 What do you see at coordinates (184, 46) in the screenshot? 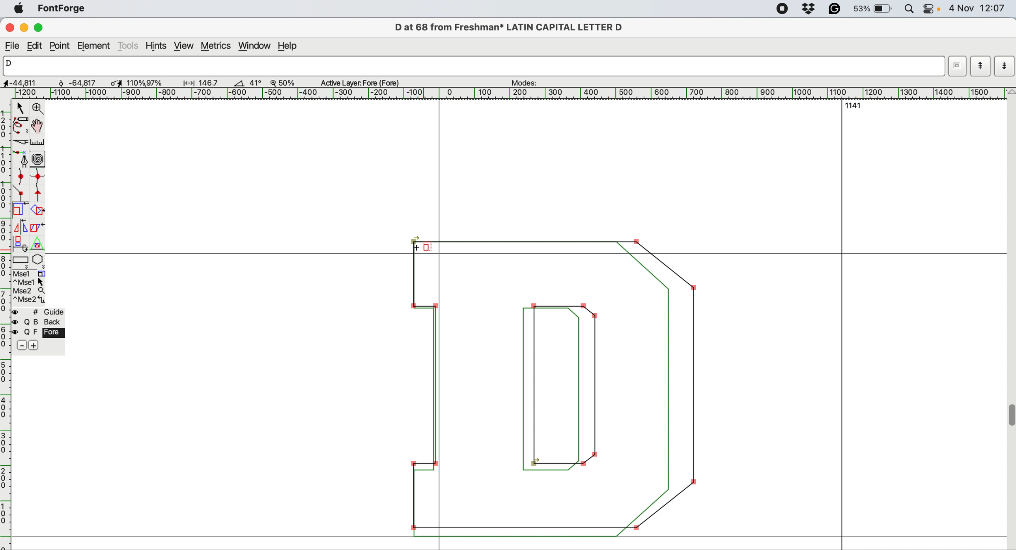
I see `view` at bounding box center [184, 46].